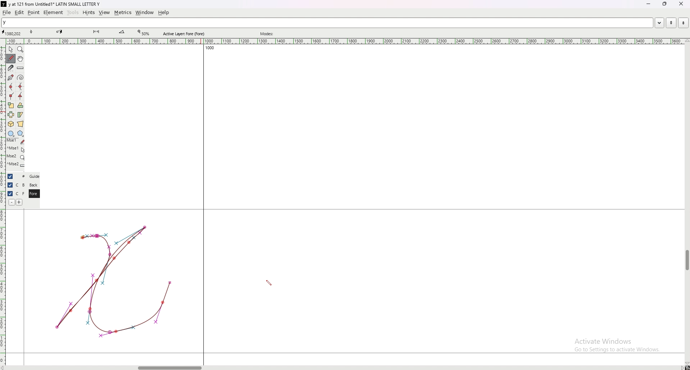 This screenshot has height=370, width=690. I want to click on knife tool, so click(96, 32).